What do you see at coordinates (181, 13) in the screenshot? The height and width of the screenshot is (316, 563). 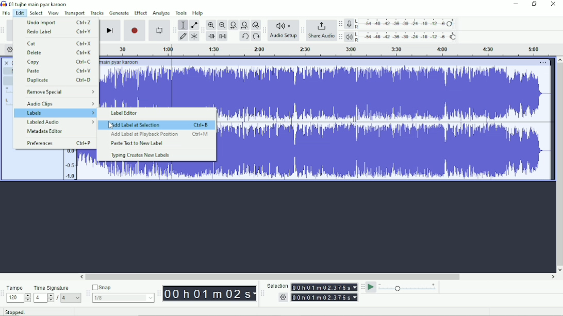 I see `Tools` at bounding box center [181, 13].